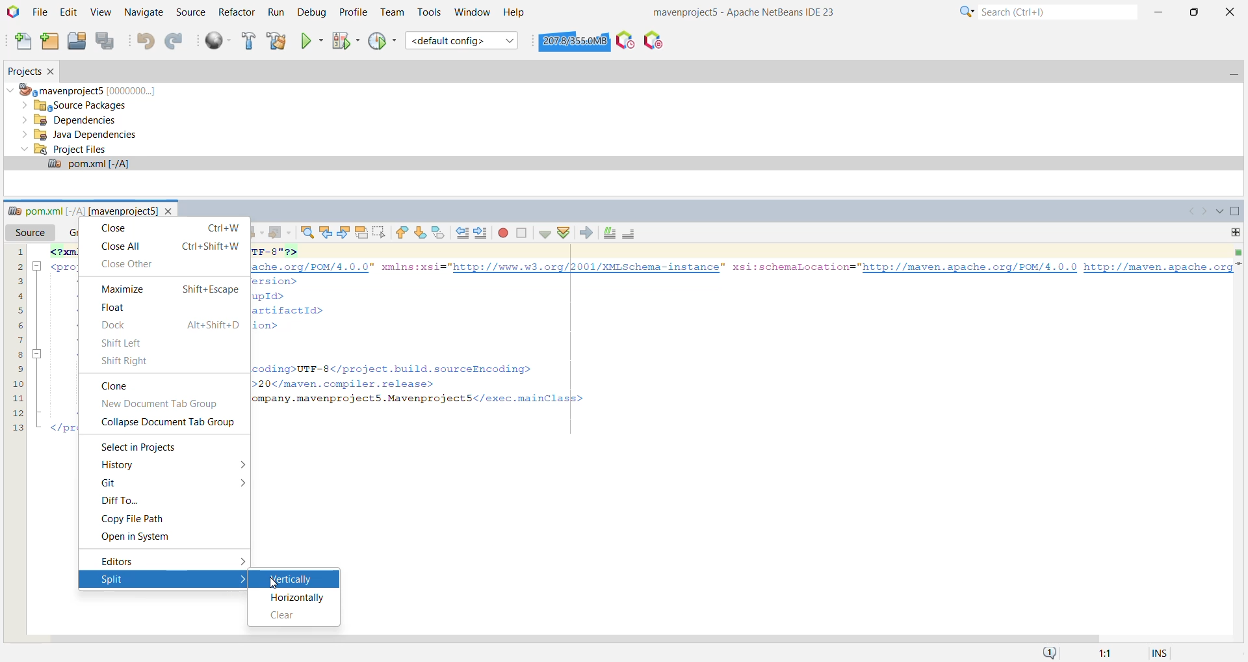 This screenshot has width=1248, height=662. Describe the element at coordinates (137, 264) in the screenshot. I see `Close Other` at that location.